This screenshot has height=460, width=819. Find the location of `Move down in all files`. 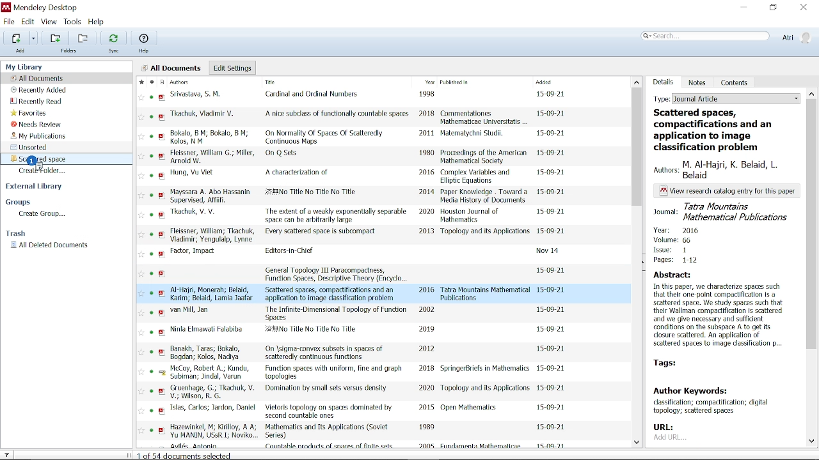

Move down in all files is located at coordinates (639, 444).